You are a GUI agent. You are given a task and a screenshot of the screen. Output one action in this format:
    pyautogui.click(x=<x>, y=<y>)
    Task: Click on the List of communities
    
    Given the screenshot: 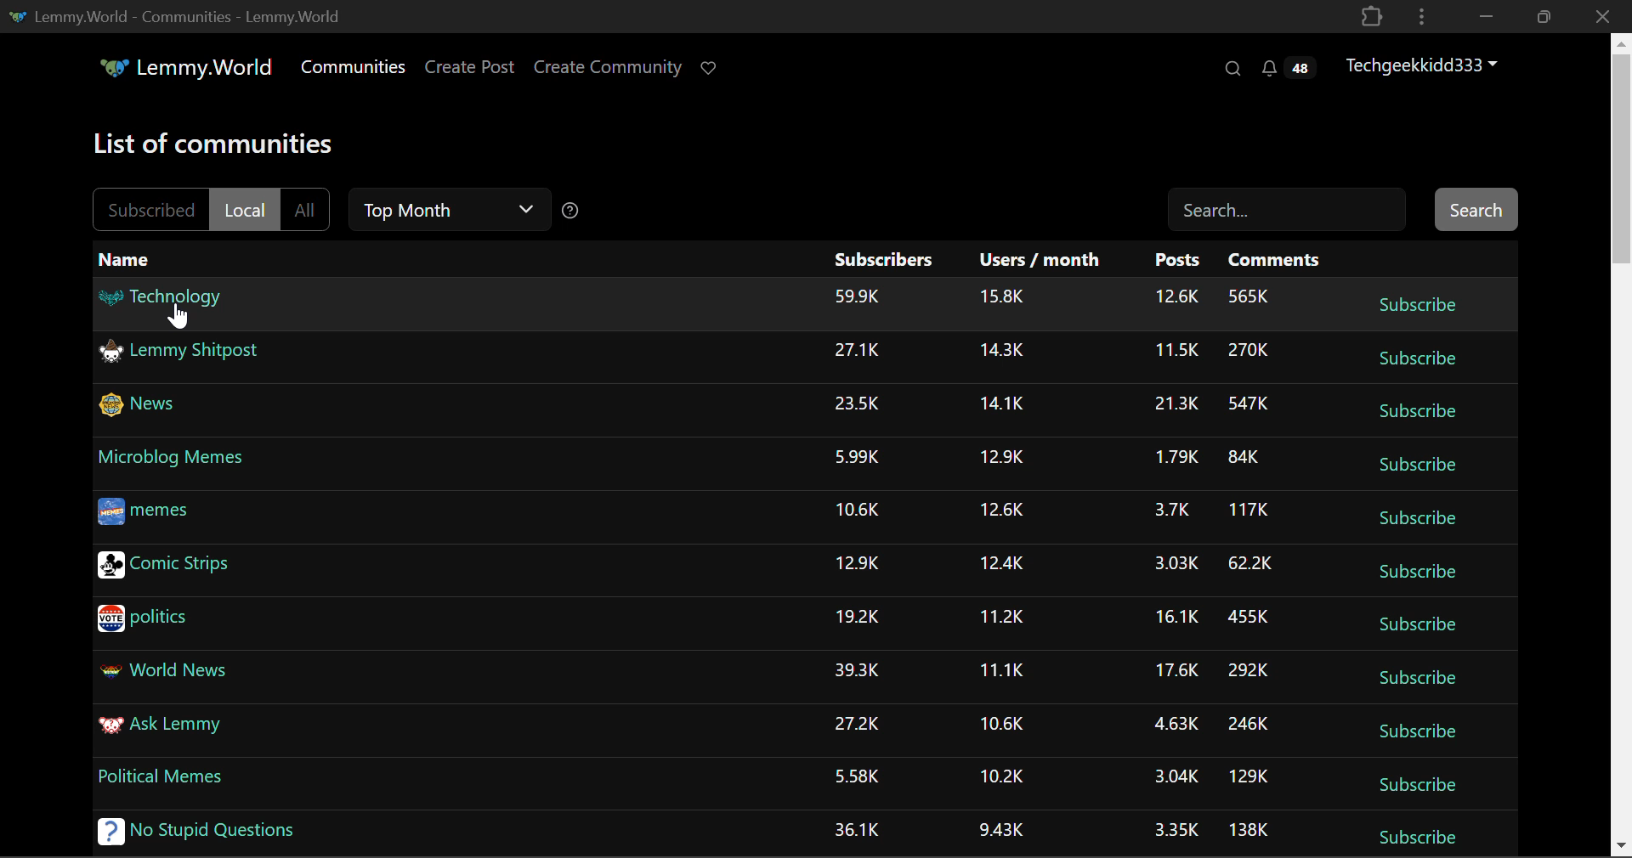 What is the action you would take?
    pyautogui.click(x=218, y=146)
    